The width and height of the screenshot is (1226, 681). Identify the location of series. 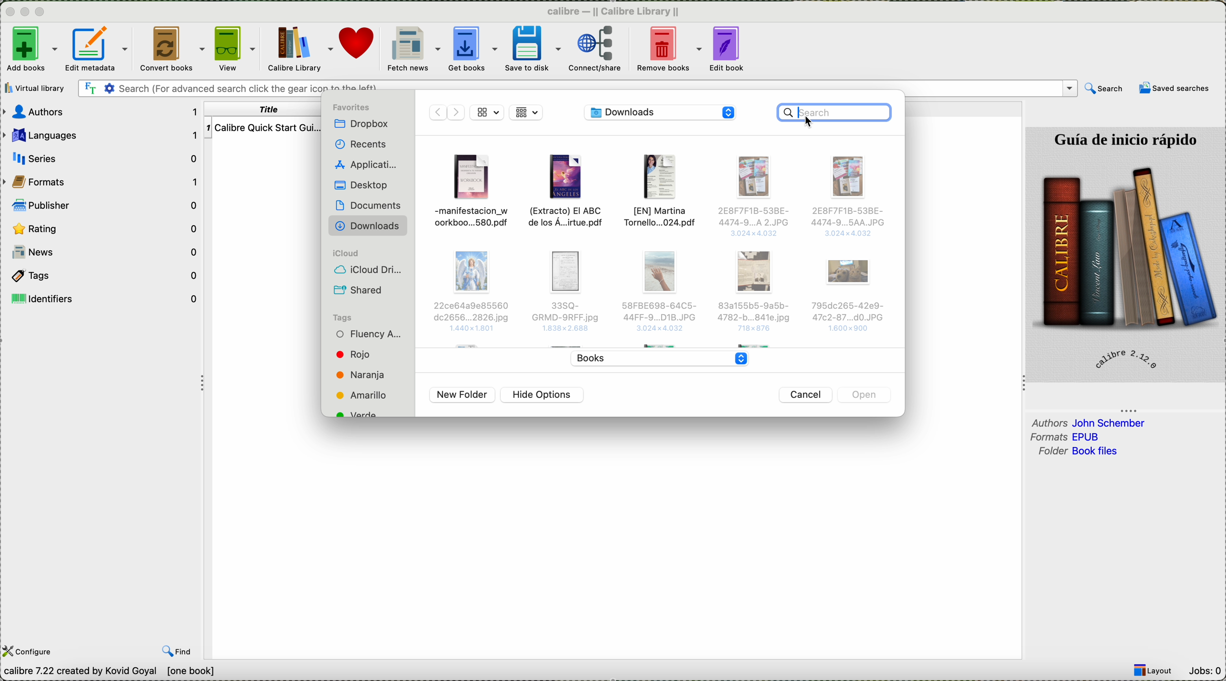
(103, 158).